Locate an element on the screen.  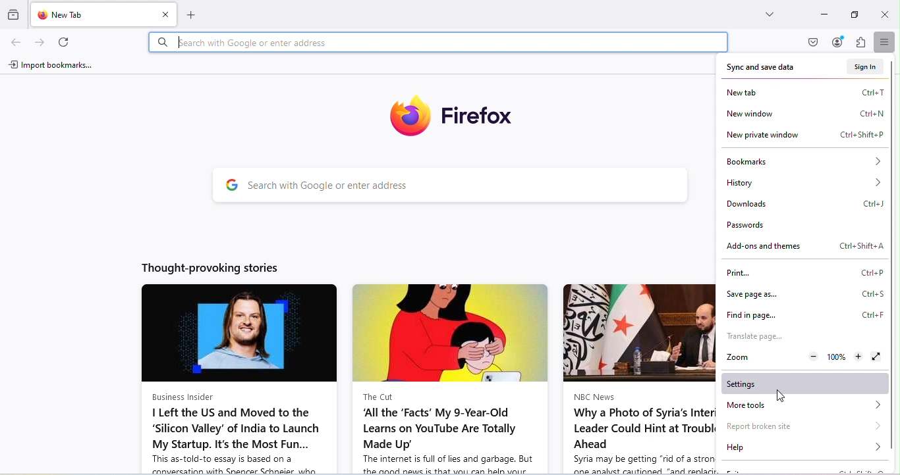
Zoom out is located at coordinates (814, 358).